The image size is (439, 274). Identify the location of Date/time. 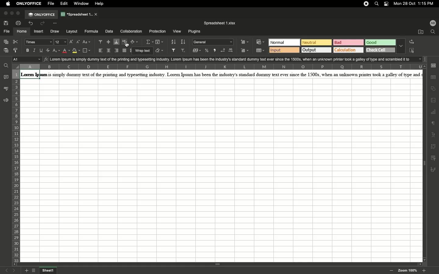
(416, 4).